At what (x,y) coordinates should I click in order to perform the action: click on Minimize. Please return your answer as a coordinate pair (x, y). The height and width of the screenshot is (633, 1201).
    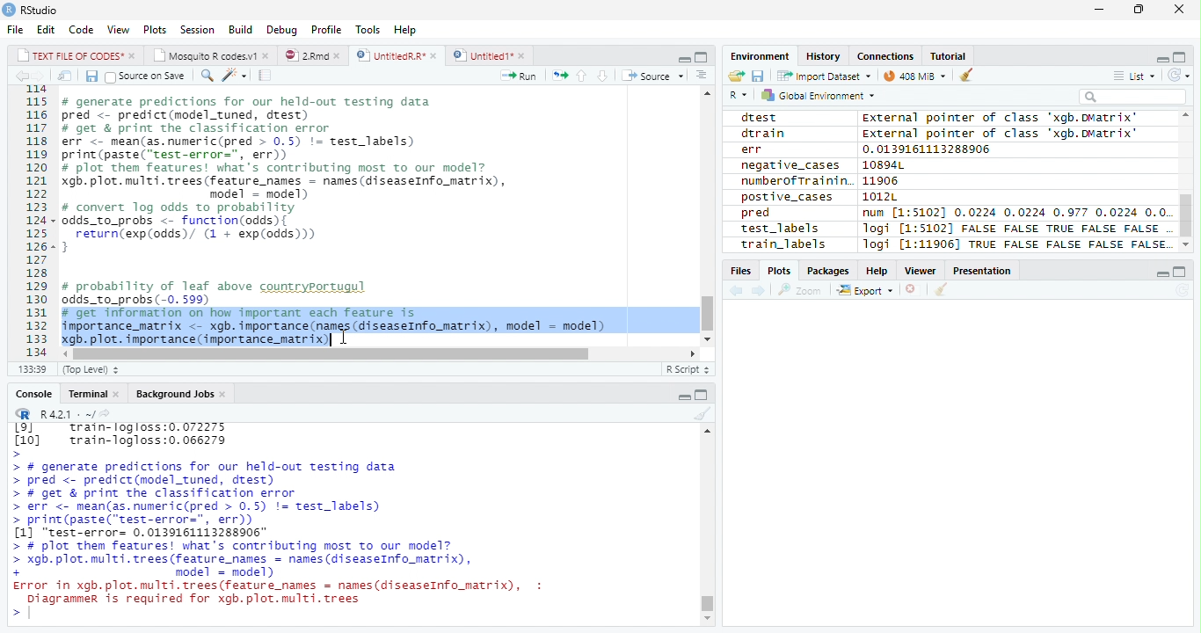
    Looking at the image, I should click on (1159, 57).